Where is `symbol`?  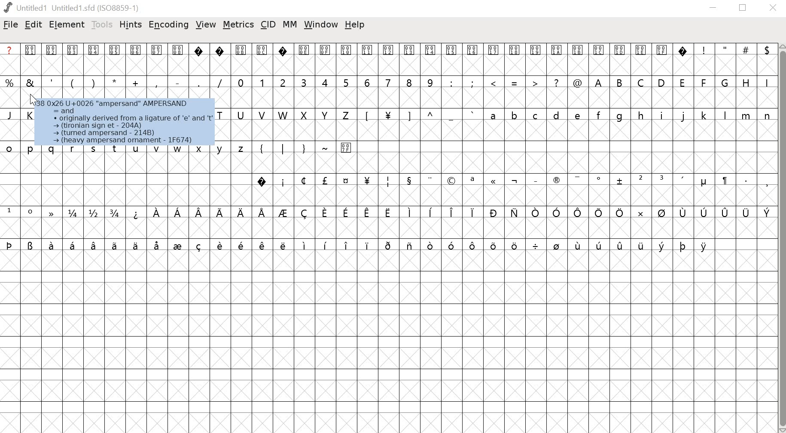 symbol is located at coordinates (473, 245).